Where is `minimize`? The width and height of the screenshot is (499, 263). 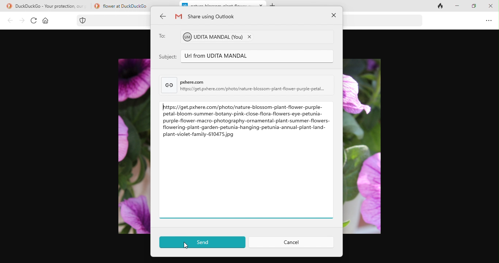
minimize is located at coordinates (457, 6).